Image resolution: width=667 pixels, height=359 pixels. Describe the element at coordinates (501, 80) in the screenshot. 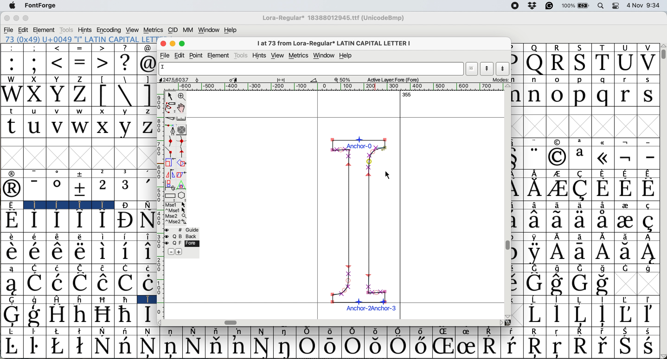

I see `modes` at that location.